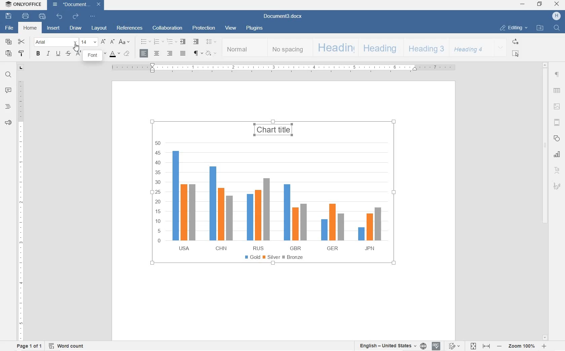  What do you see at coordinates (212, 53) in the screenshot?
I see `SHADING` at bounding box center [212, 53].